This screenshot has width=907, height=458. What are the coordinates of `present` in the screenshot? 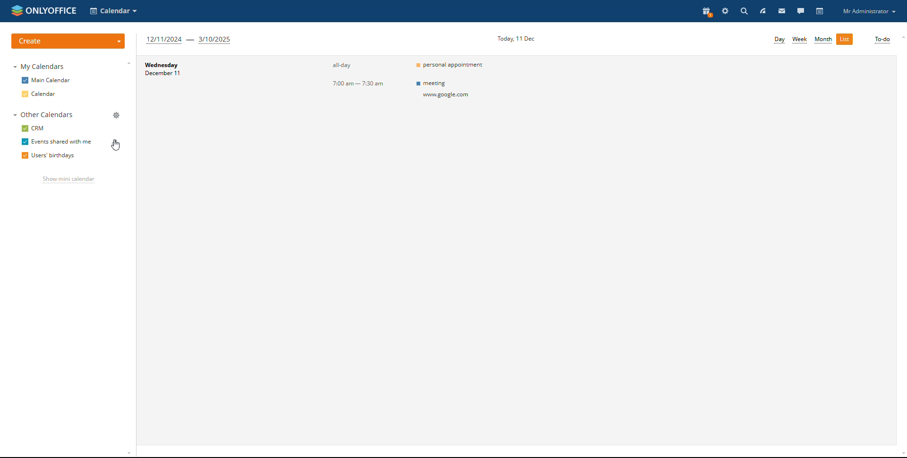 It's located at (705, 10).